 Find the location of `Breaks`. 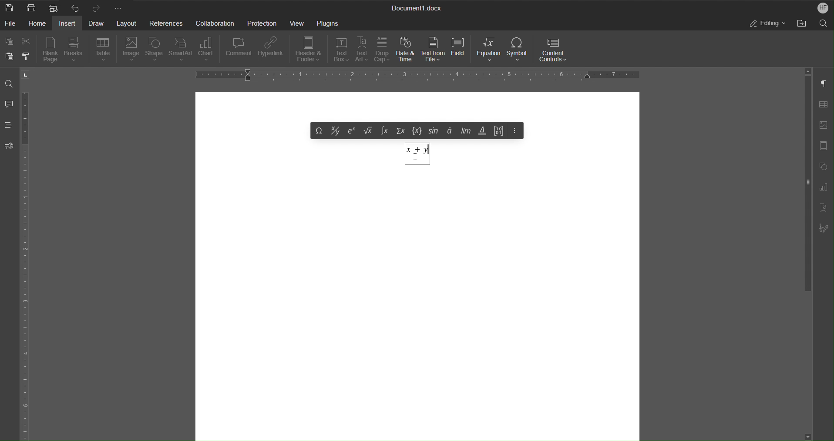

Breaks is located at coordinates (75, 50).